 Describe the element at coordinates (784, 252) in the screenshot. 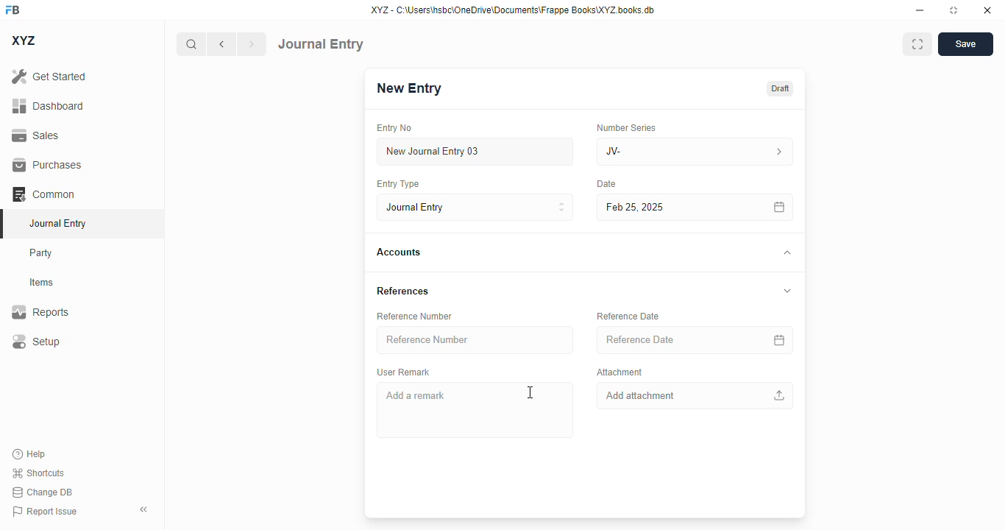

I see `toggle expand/collapse` at that location.